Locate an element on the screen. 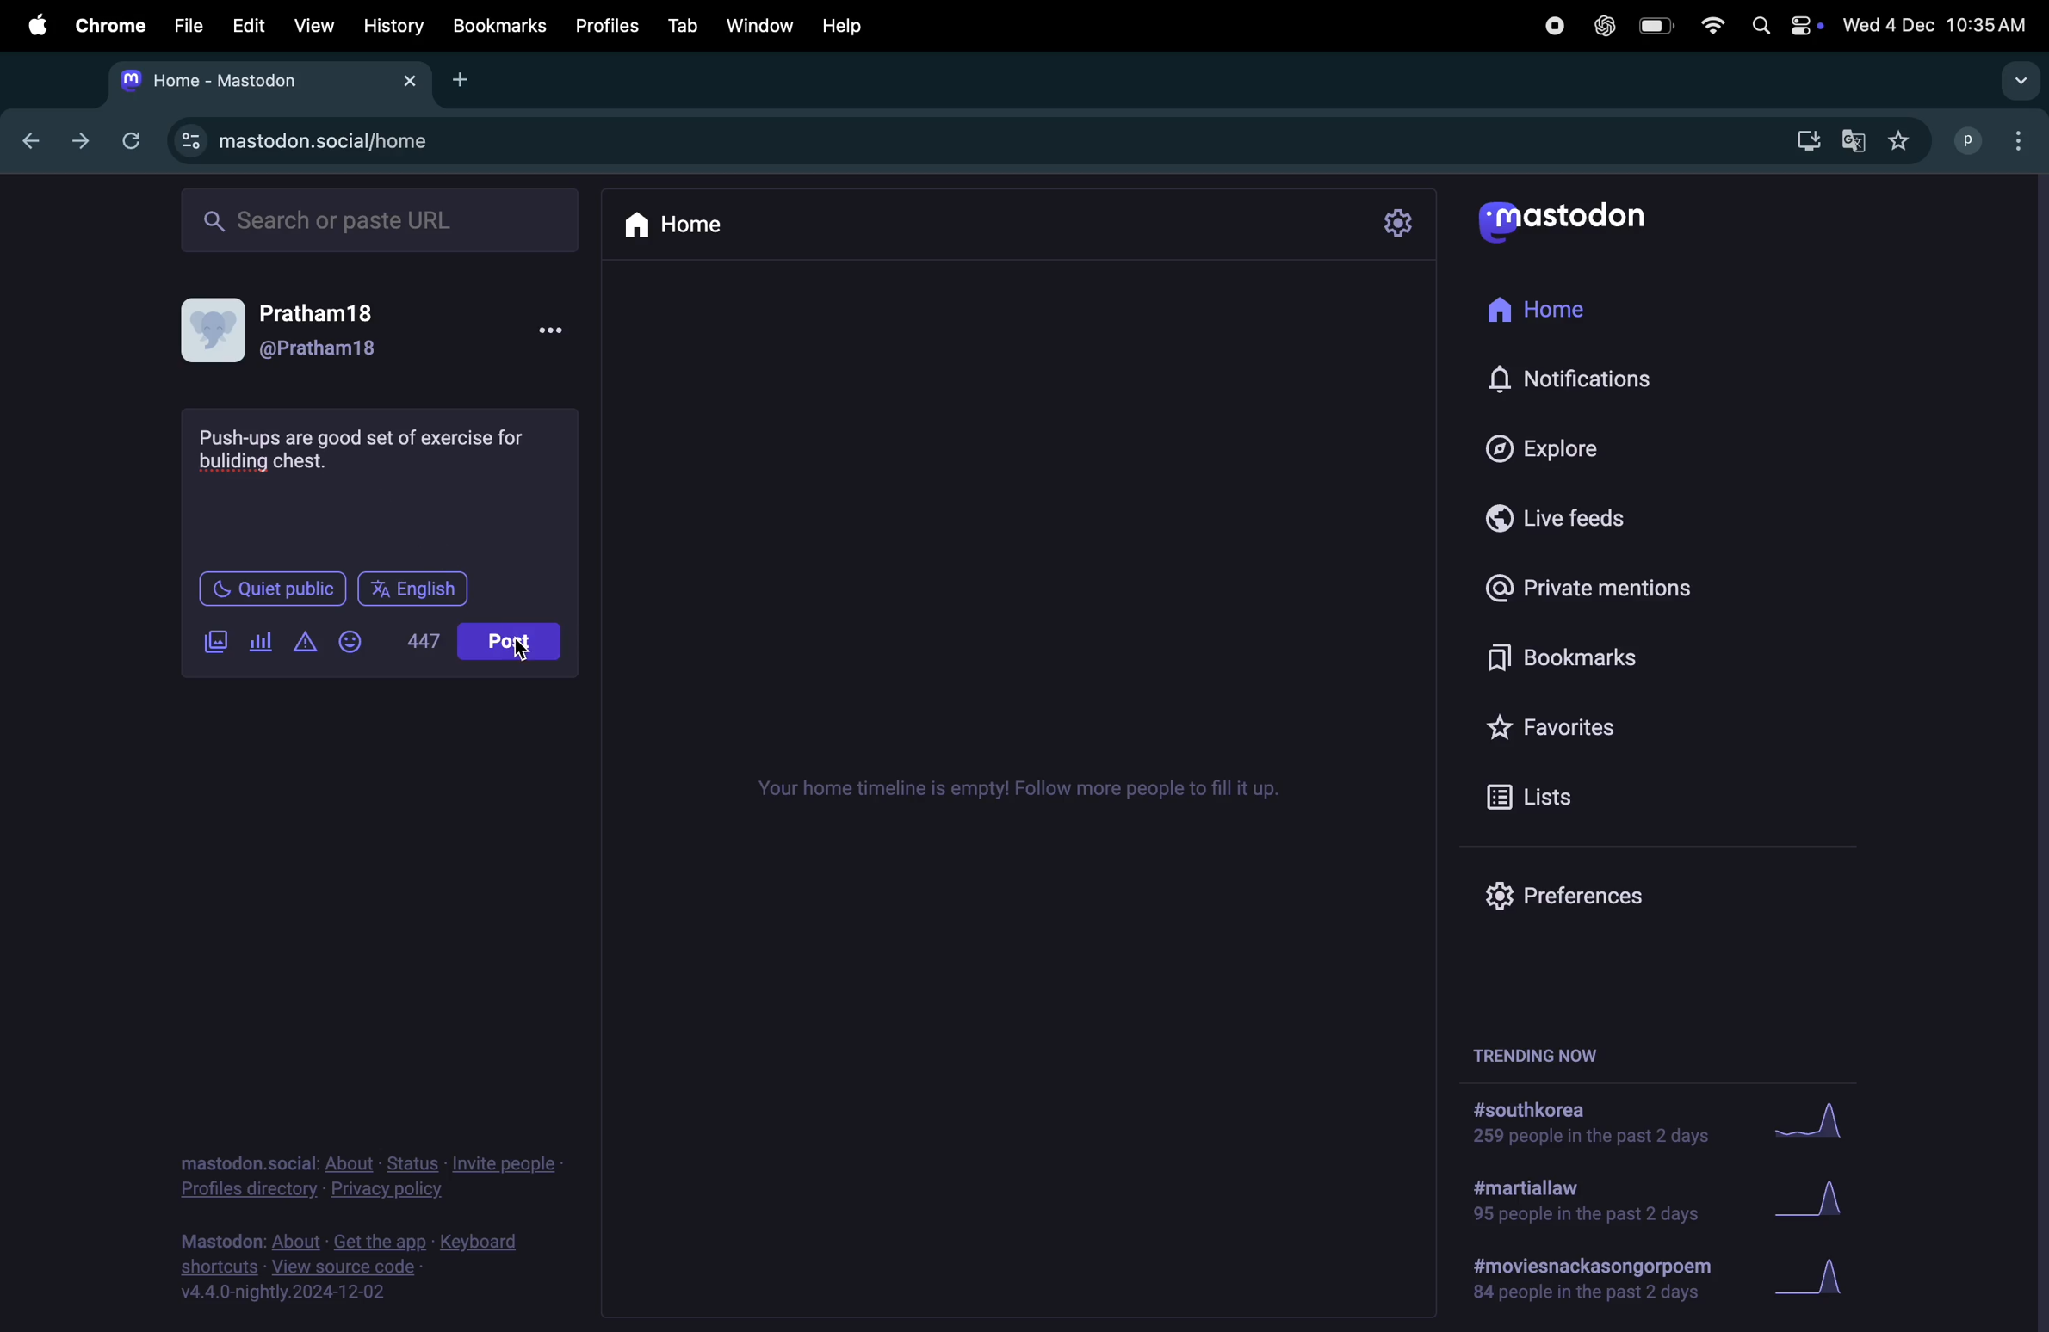 This screenshot has height=1332, width=2049. 500 words is located at coordinates (427, 641).